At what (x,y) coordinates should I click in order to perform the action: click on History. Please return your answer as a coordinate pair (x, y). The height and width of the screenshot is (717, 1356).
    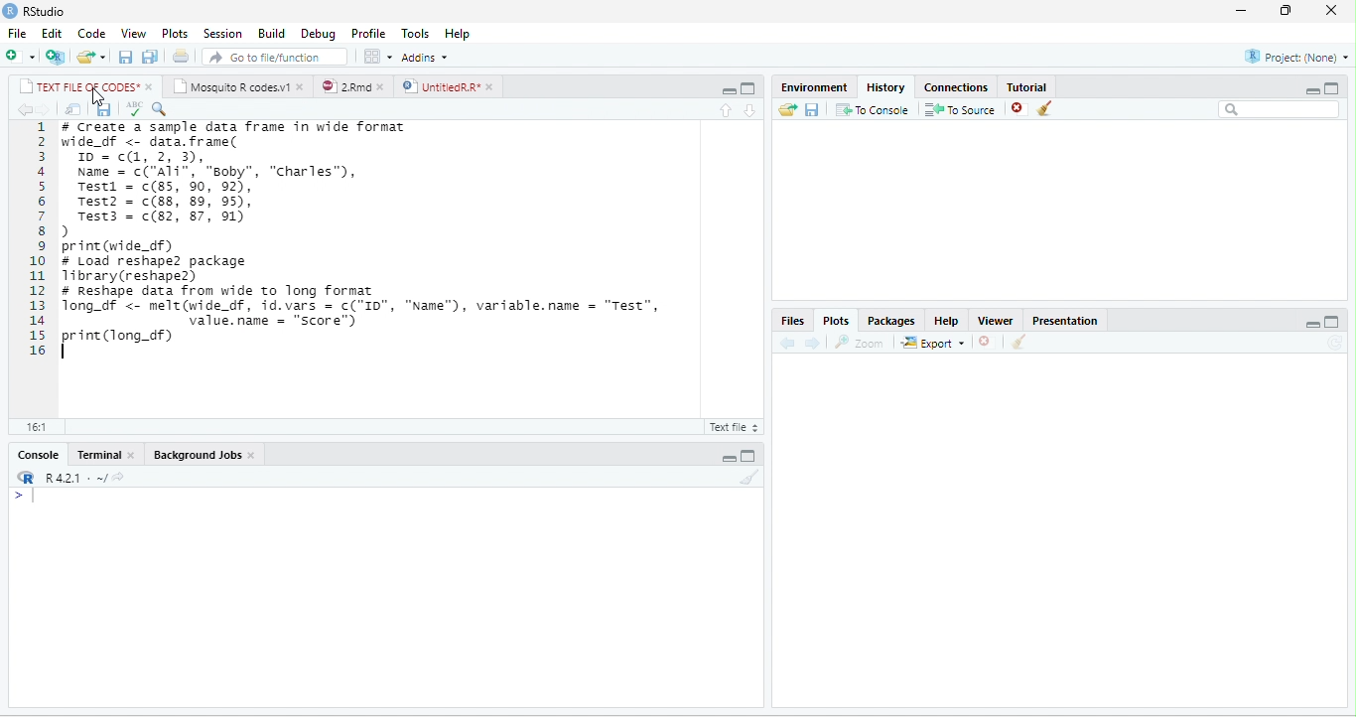
    Looking at the image, I should click on (885, 87).